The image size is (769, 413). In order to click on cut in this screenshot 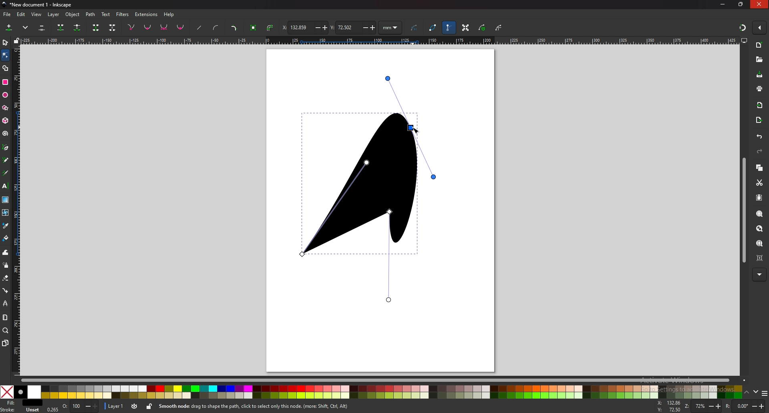, I will do `click(759, 182)`.